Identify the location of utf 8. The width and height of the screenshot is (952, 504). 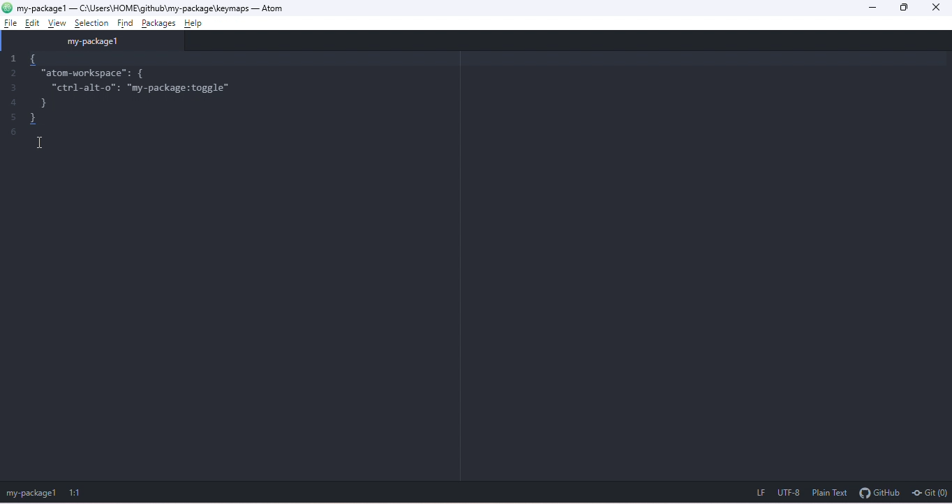
(790, 492).